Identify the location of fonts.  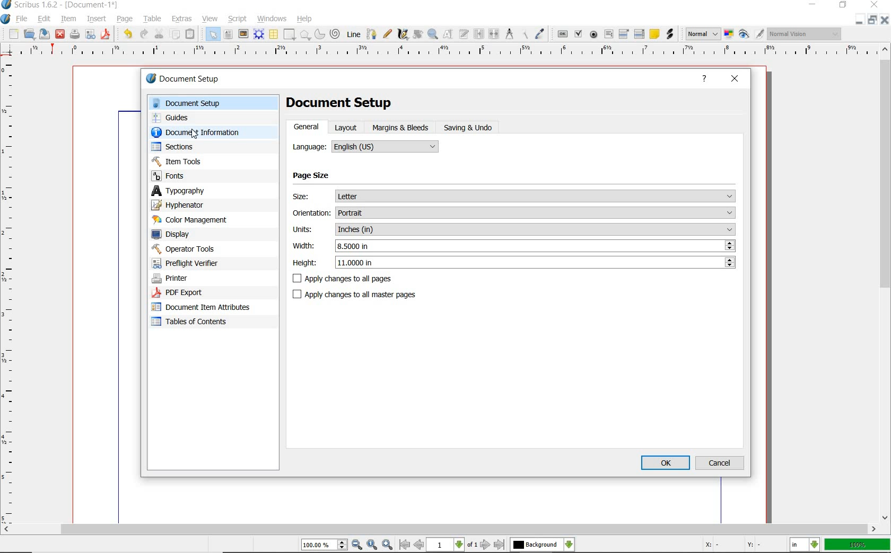
(201, 176).